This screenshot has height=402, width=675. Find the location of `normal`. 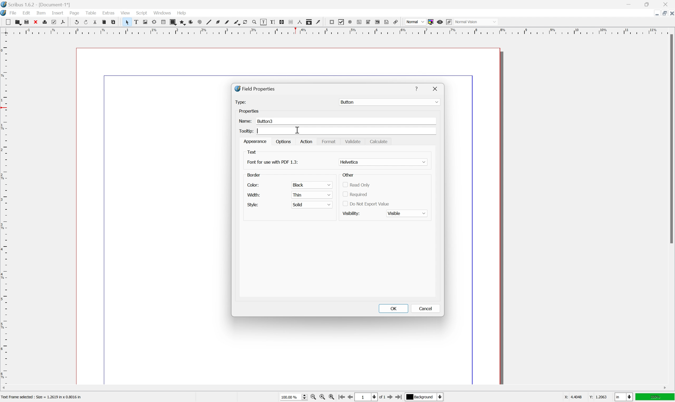

normal is located at coordinates (415, 21).